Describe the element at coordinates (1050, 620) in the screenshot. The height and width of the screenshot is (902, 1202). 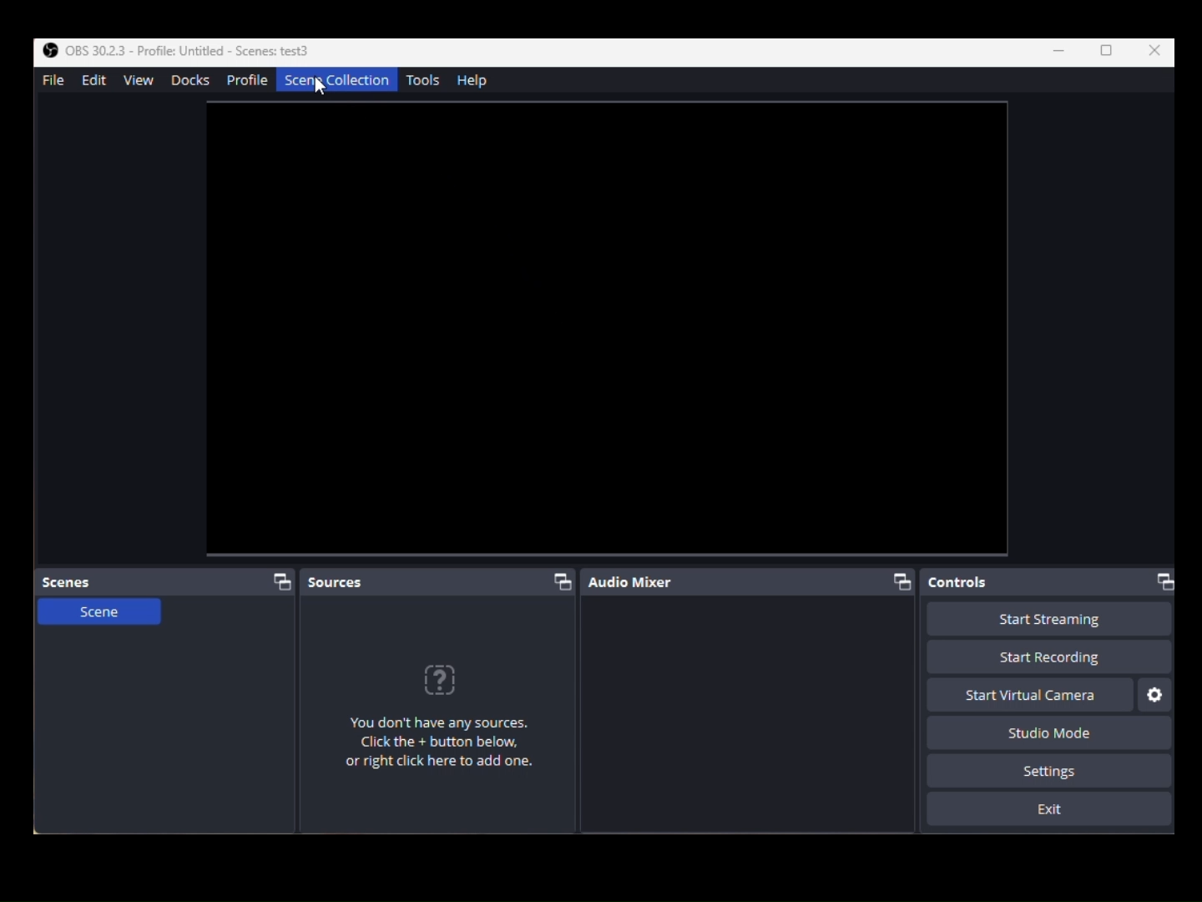
I see `Start Recording` at that location.